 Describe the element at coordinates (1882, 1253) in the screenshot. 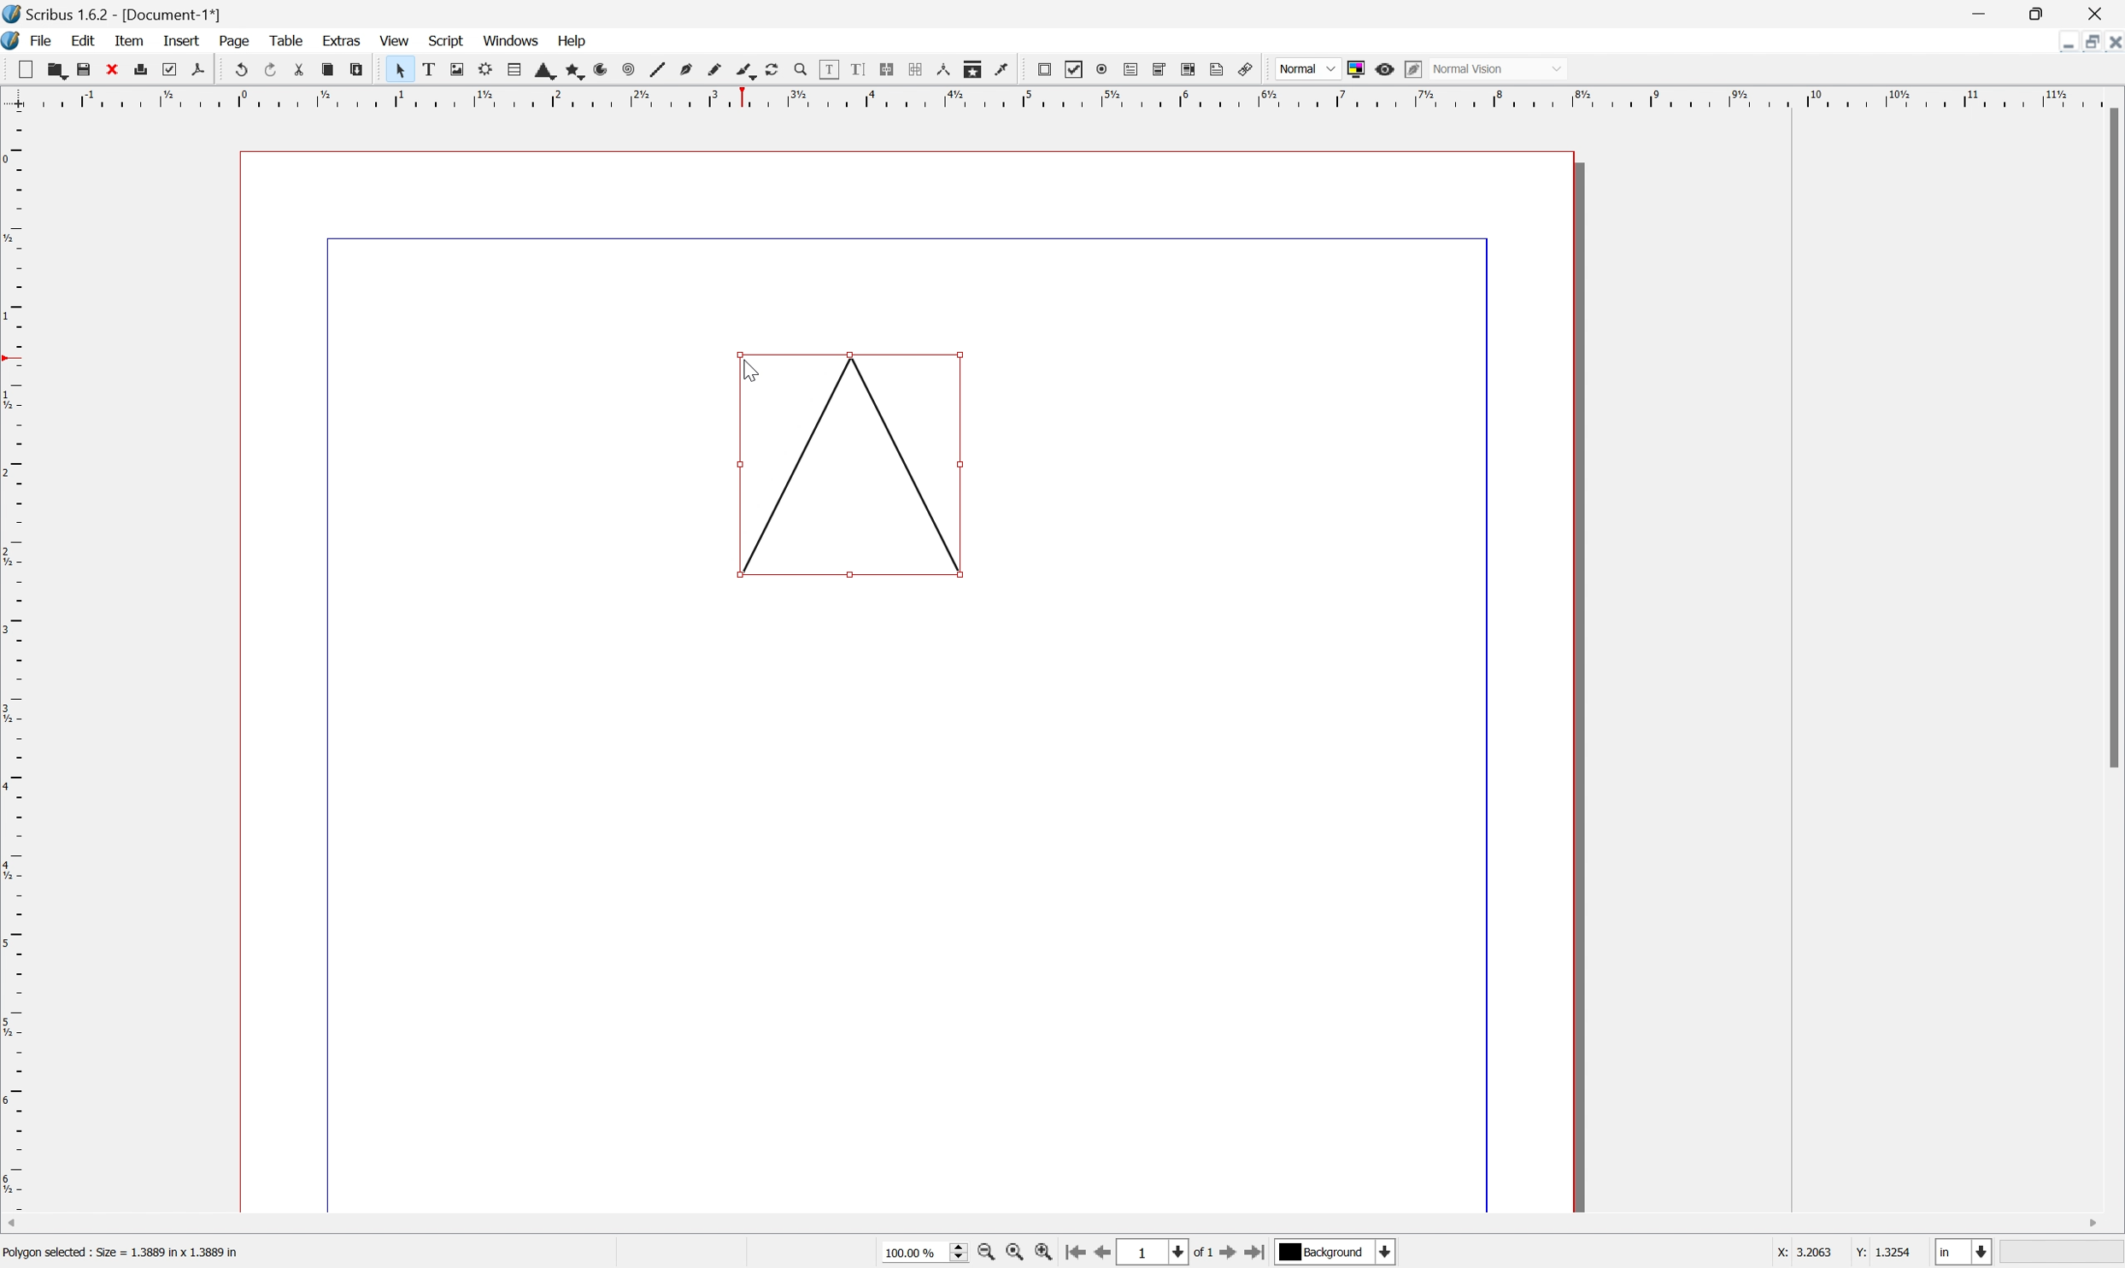

I see `Y: 1.3254` at that location.